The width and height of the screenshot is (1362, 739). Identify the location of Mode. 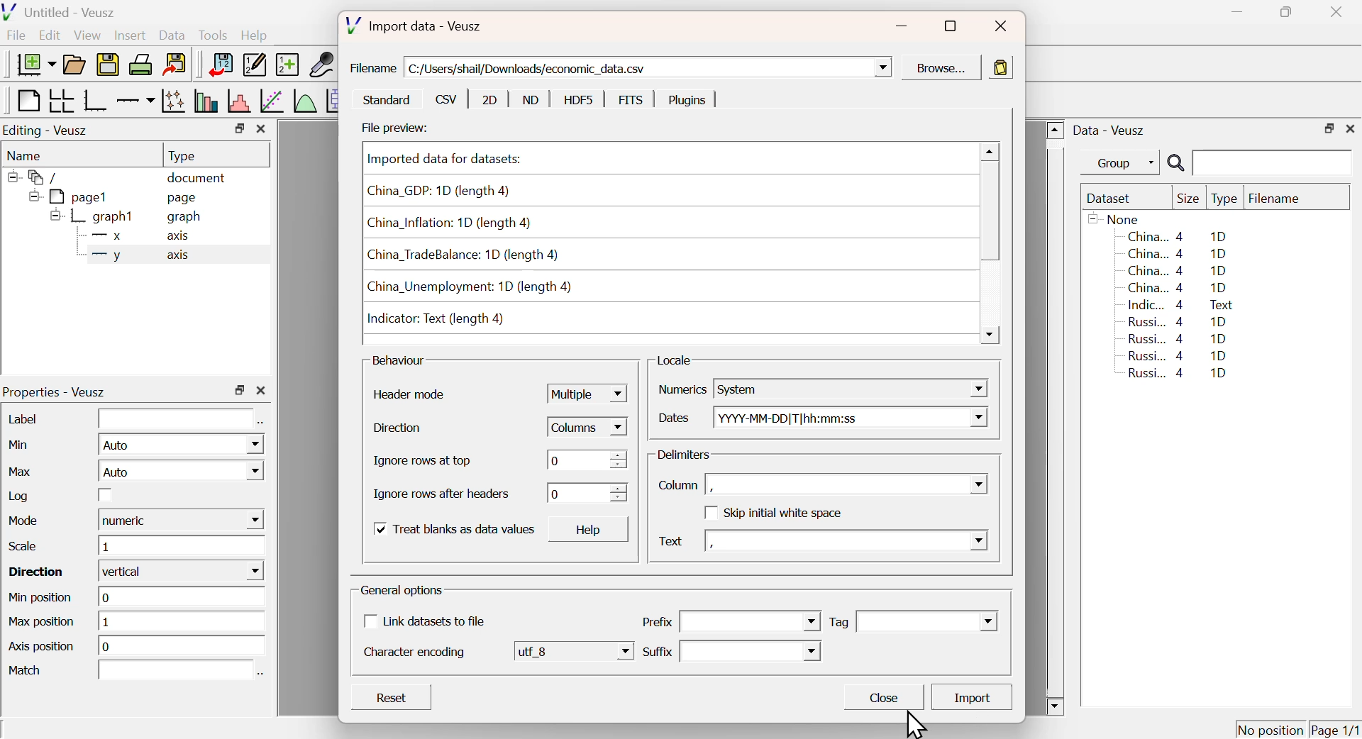
(27, 522).